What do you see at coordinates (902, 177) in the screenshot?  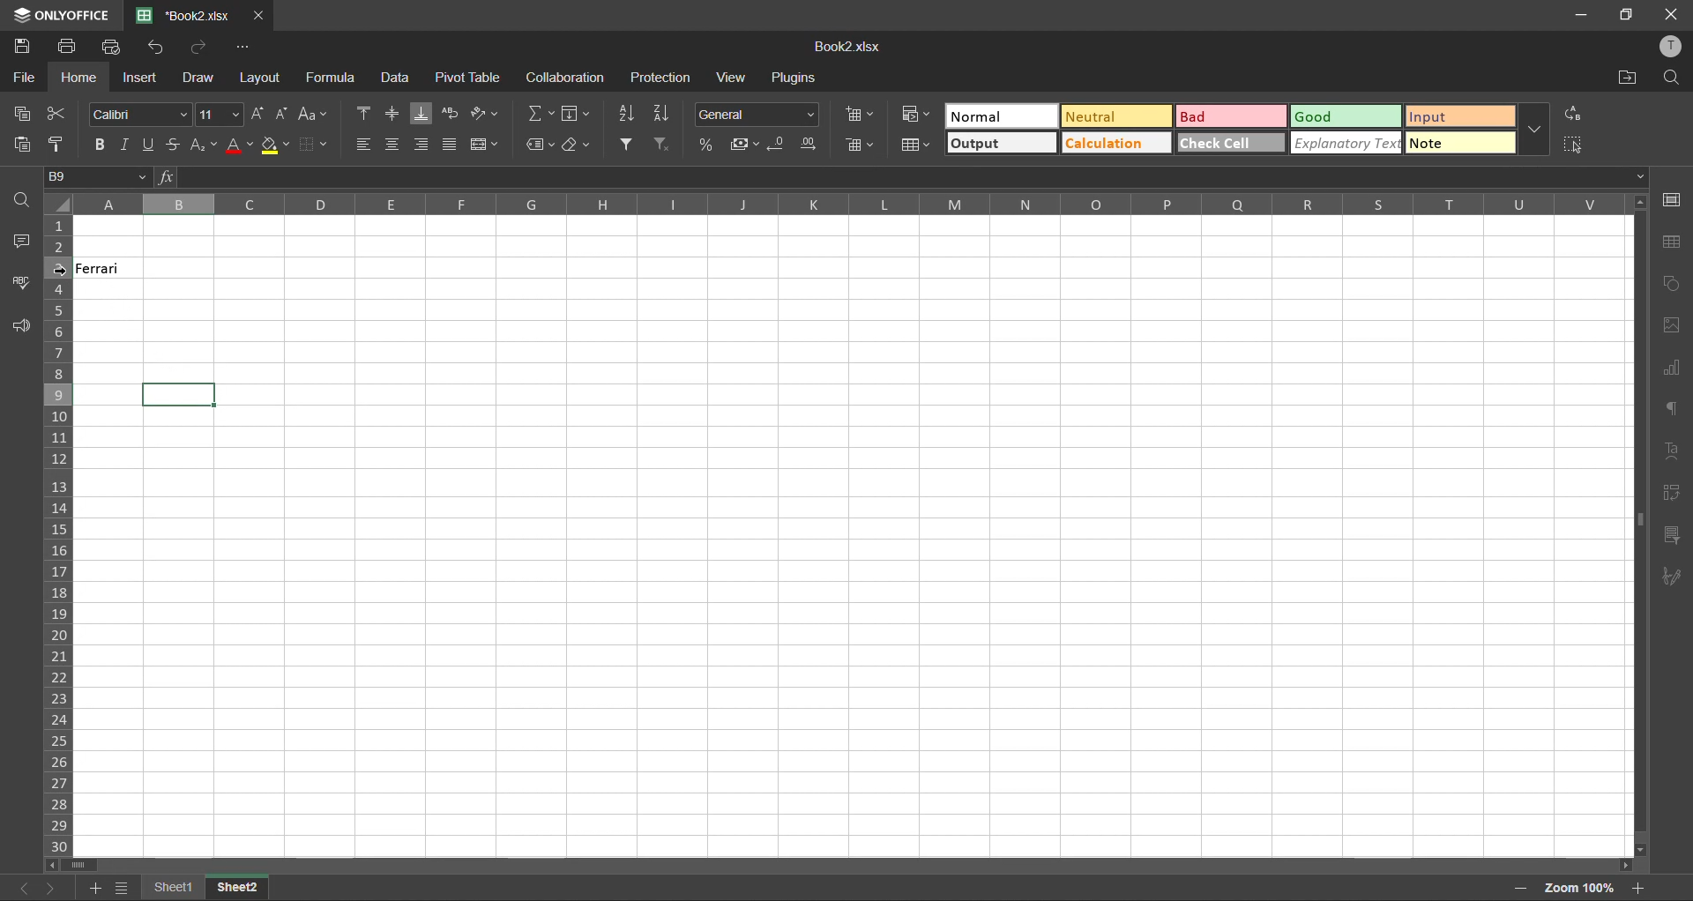 I see `formula bar` at bounding box center [902, 177].